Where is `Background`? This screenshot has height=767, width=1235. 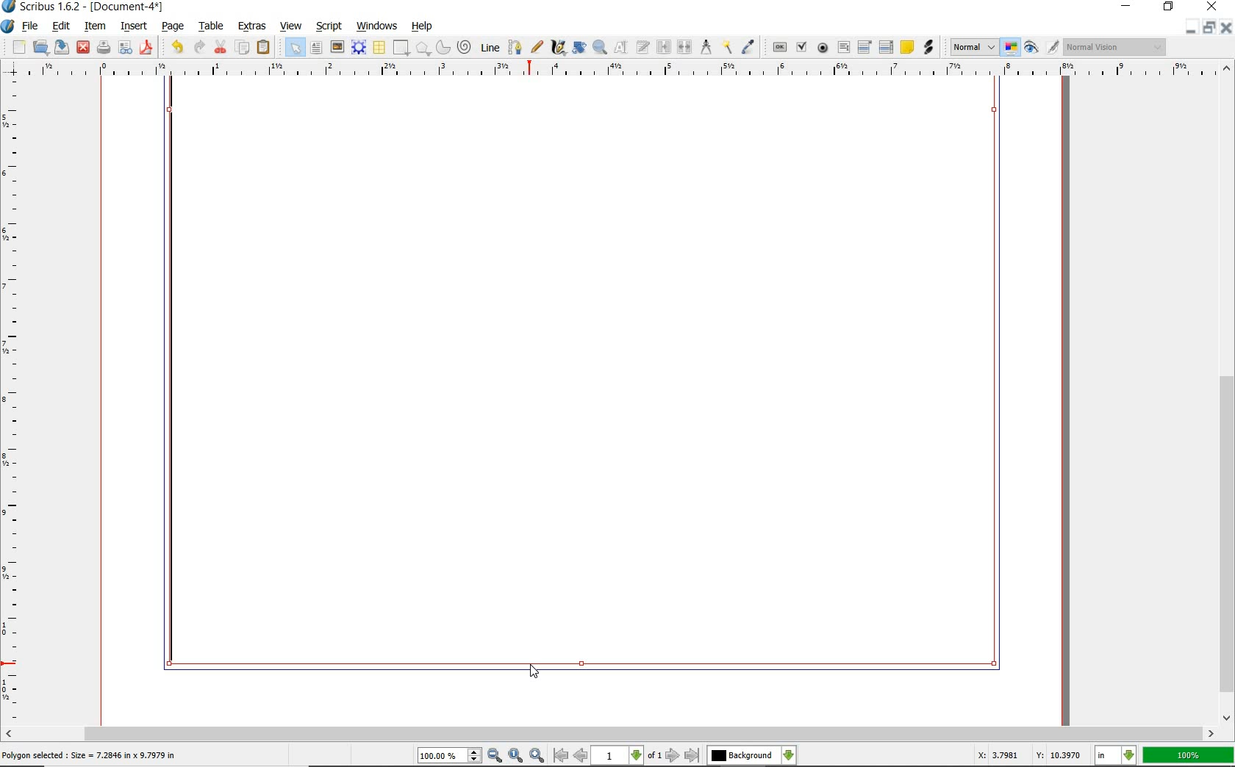 Background is located at coordinates (752, 756).